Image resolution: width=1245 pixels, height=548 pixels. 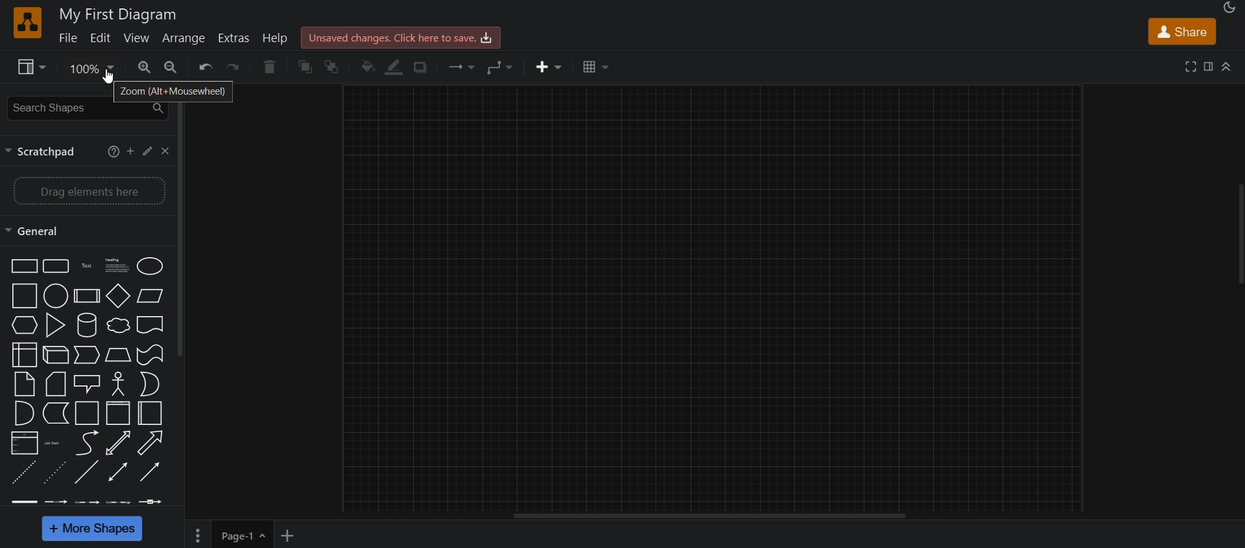 I want to click on new page, so click(x=289, y=533).